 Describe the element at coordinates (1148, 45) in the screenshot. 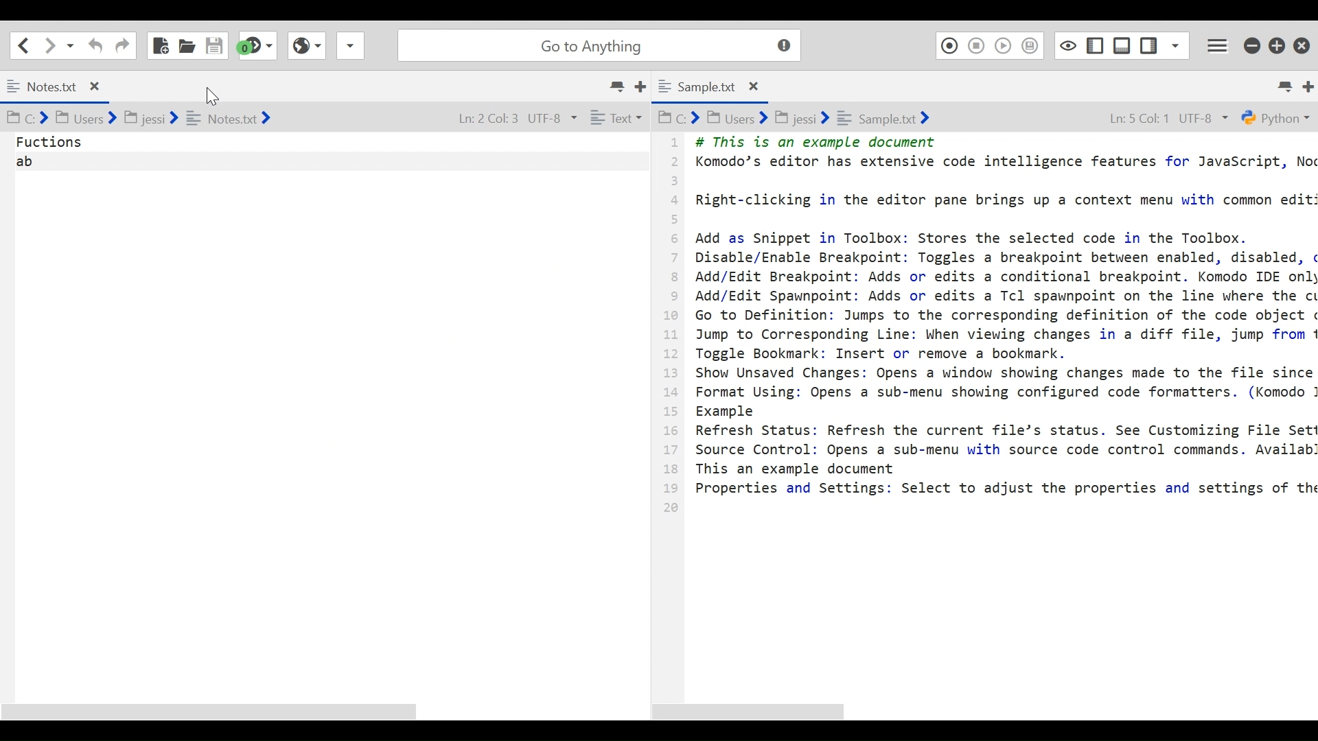

I see `Show/Hide Left Pane` at that location.